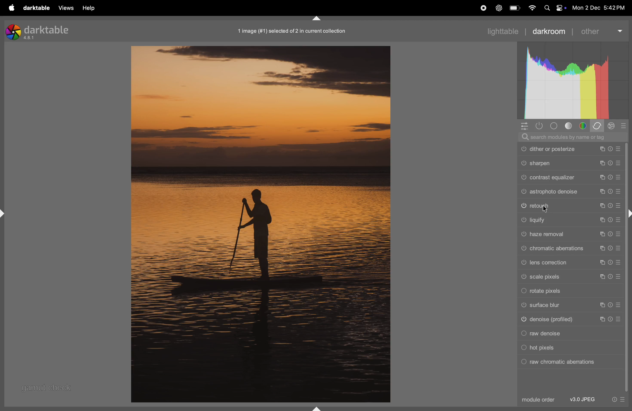 The image size is (632, 411). Describe the element at coordinates (571, 320) in the screenshot. I see `denoise profiled` at that location.